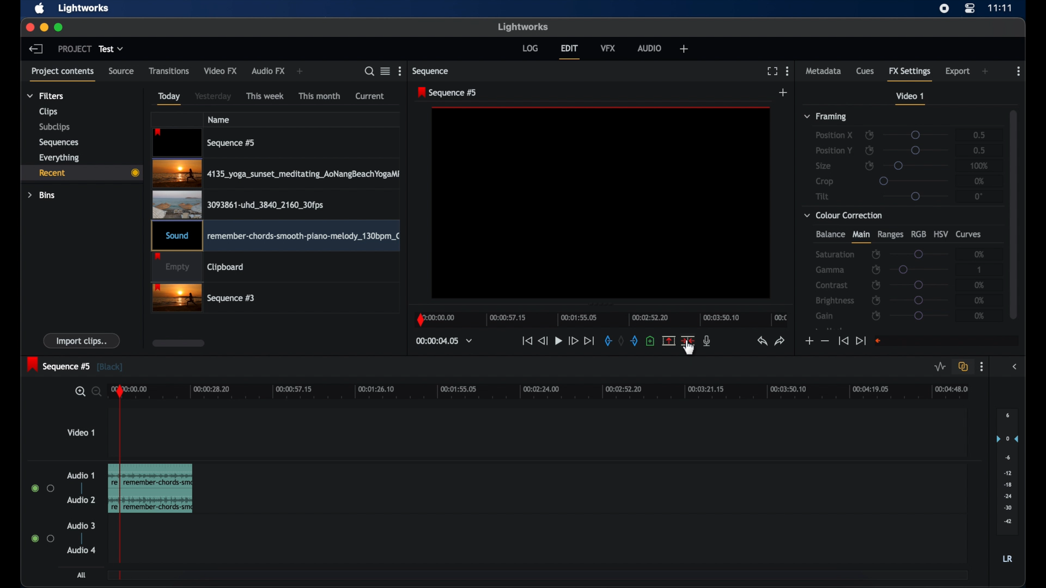 The image size is (1046, 588). What do you see at coordinates (788, 71) in the screenshot?
I see `more options` at bounding box center [788, 71].